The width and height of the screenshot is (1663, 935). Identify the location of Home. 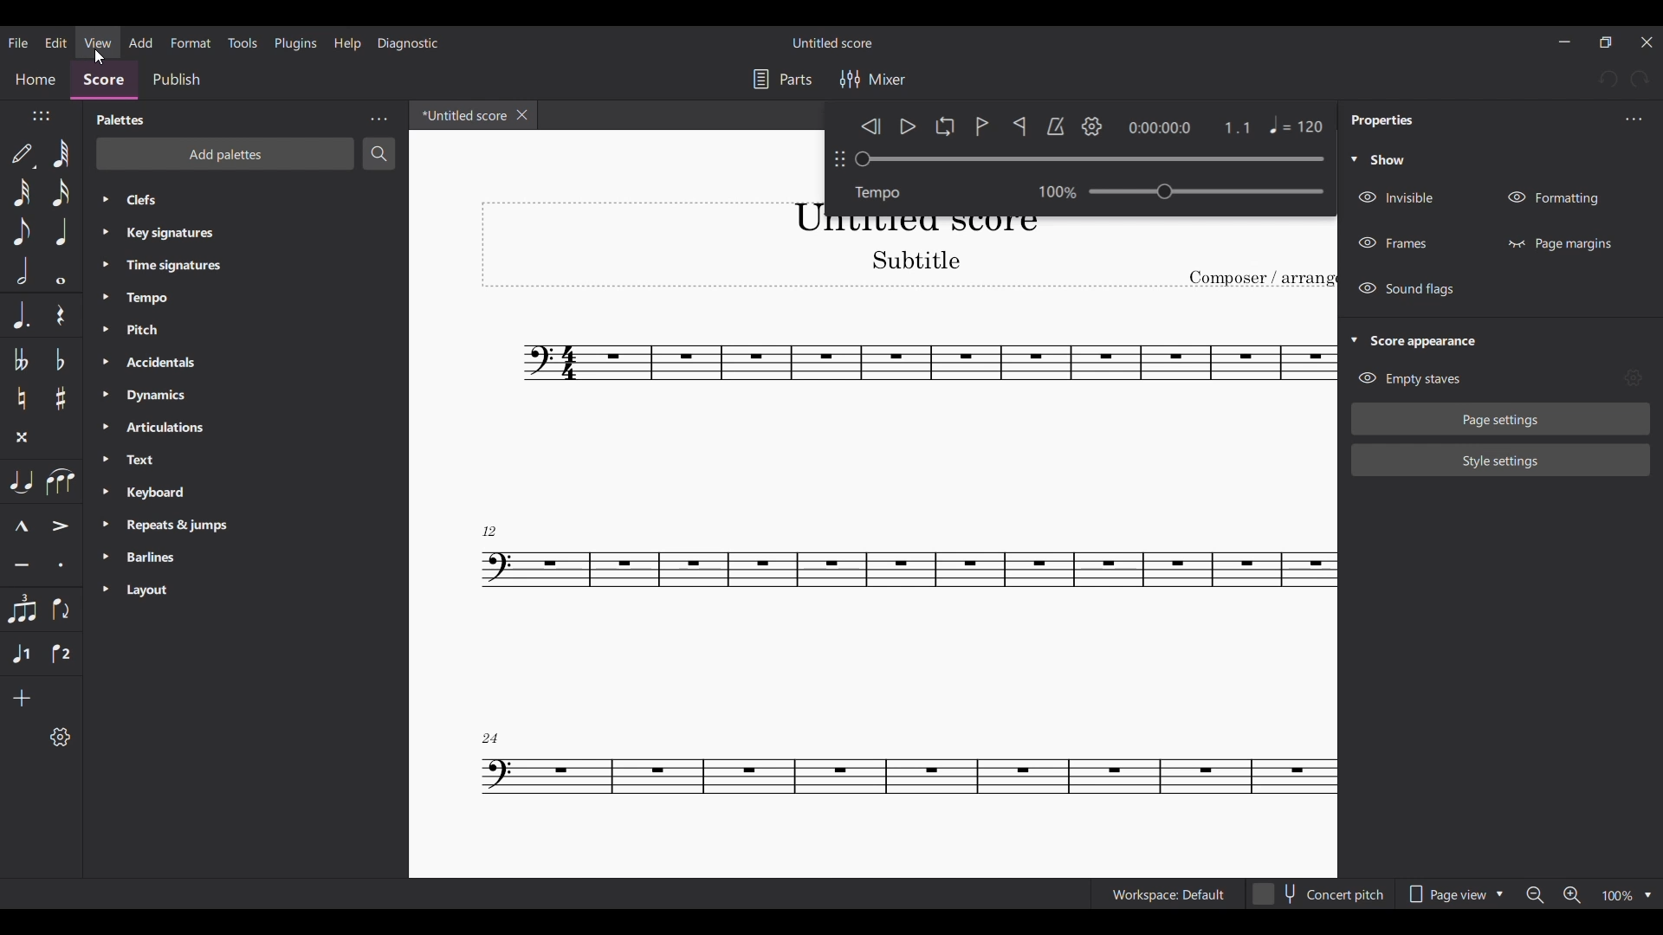
(36, 82).